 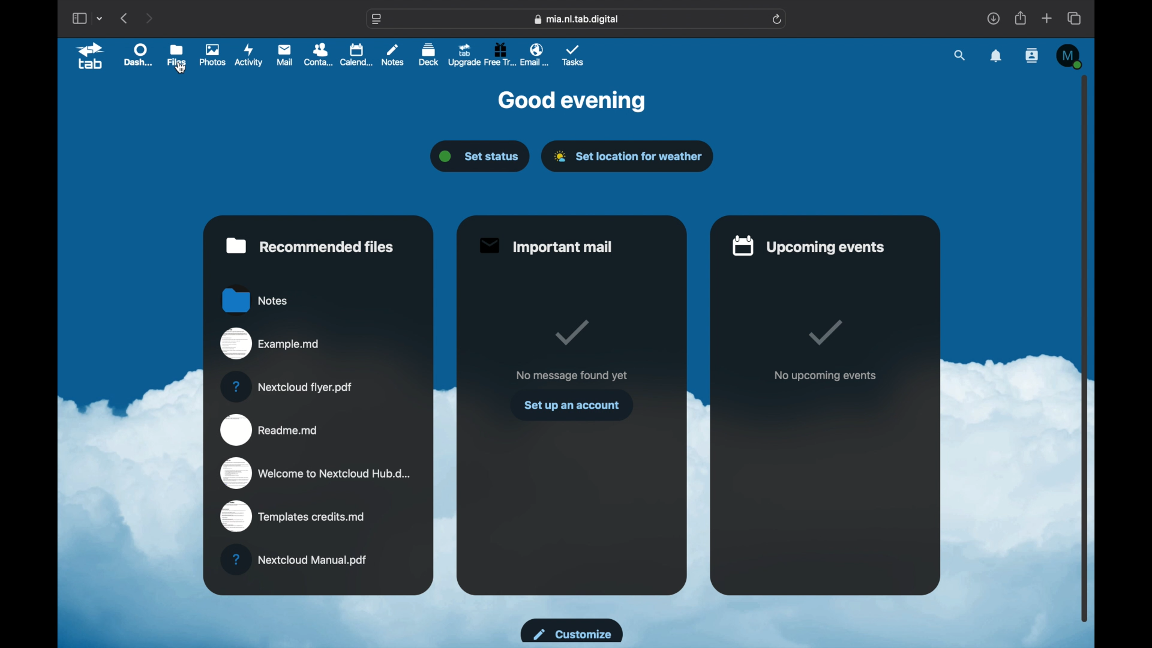 I want to click on files, so click(x=178, y=56).